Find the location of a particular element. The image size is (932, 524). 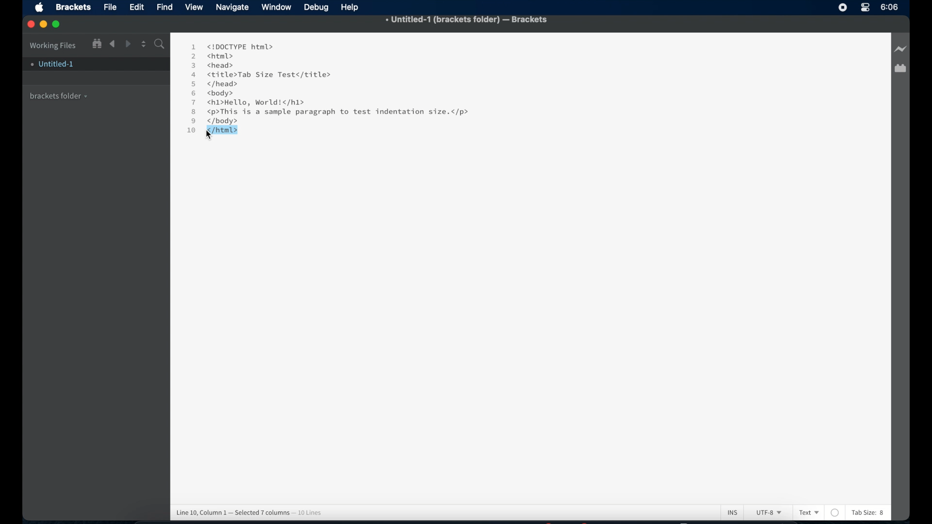

View is located at coordinates (196, 7).